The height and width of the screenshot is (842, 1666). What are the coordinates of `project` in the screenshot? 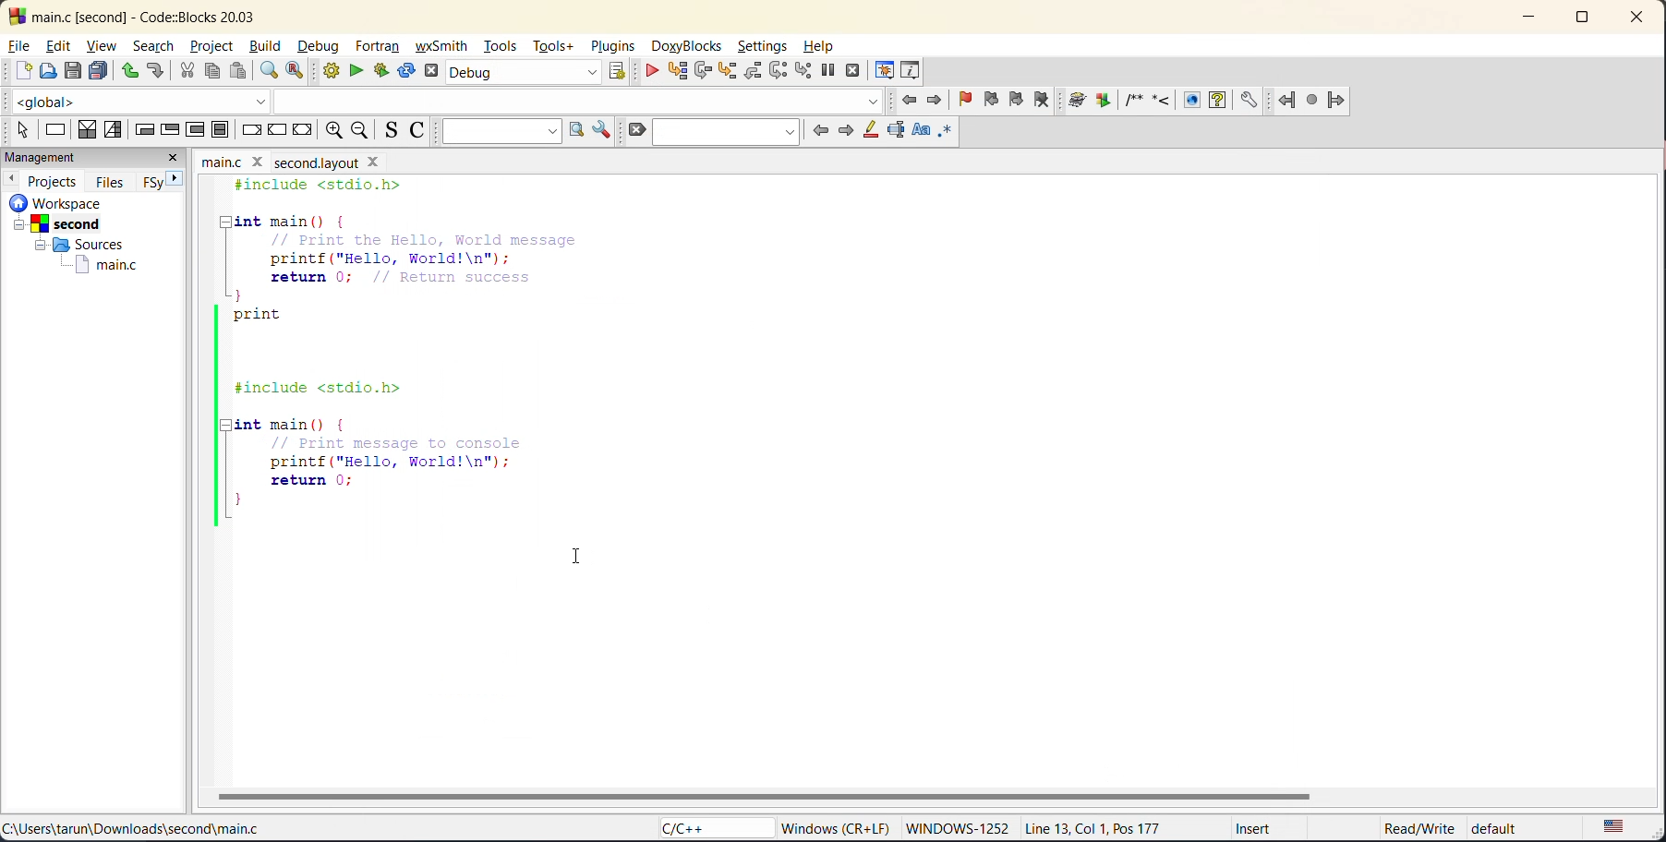 It's located at (211, 44).